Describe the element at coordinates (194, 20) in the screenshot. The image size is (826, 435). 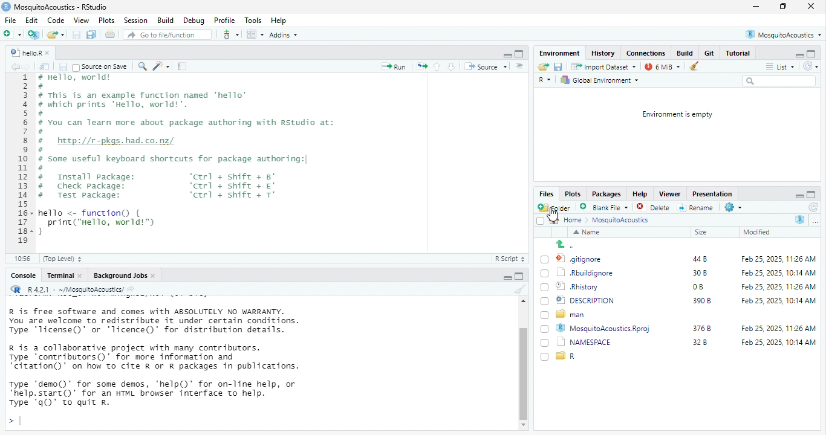
I see `Debug` at that location.